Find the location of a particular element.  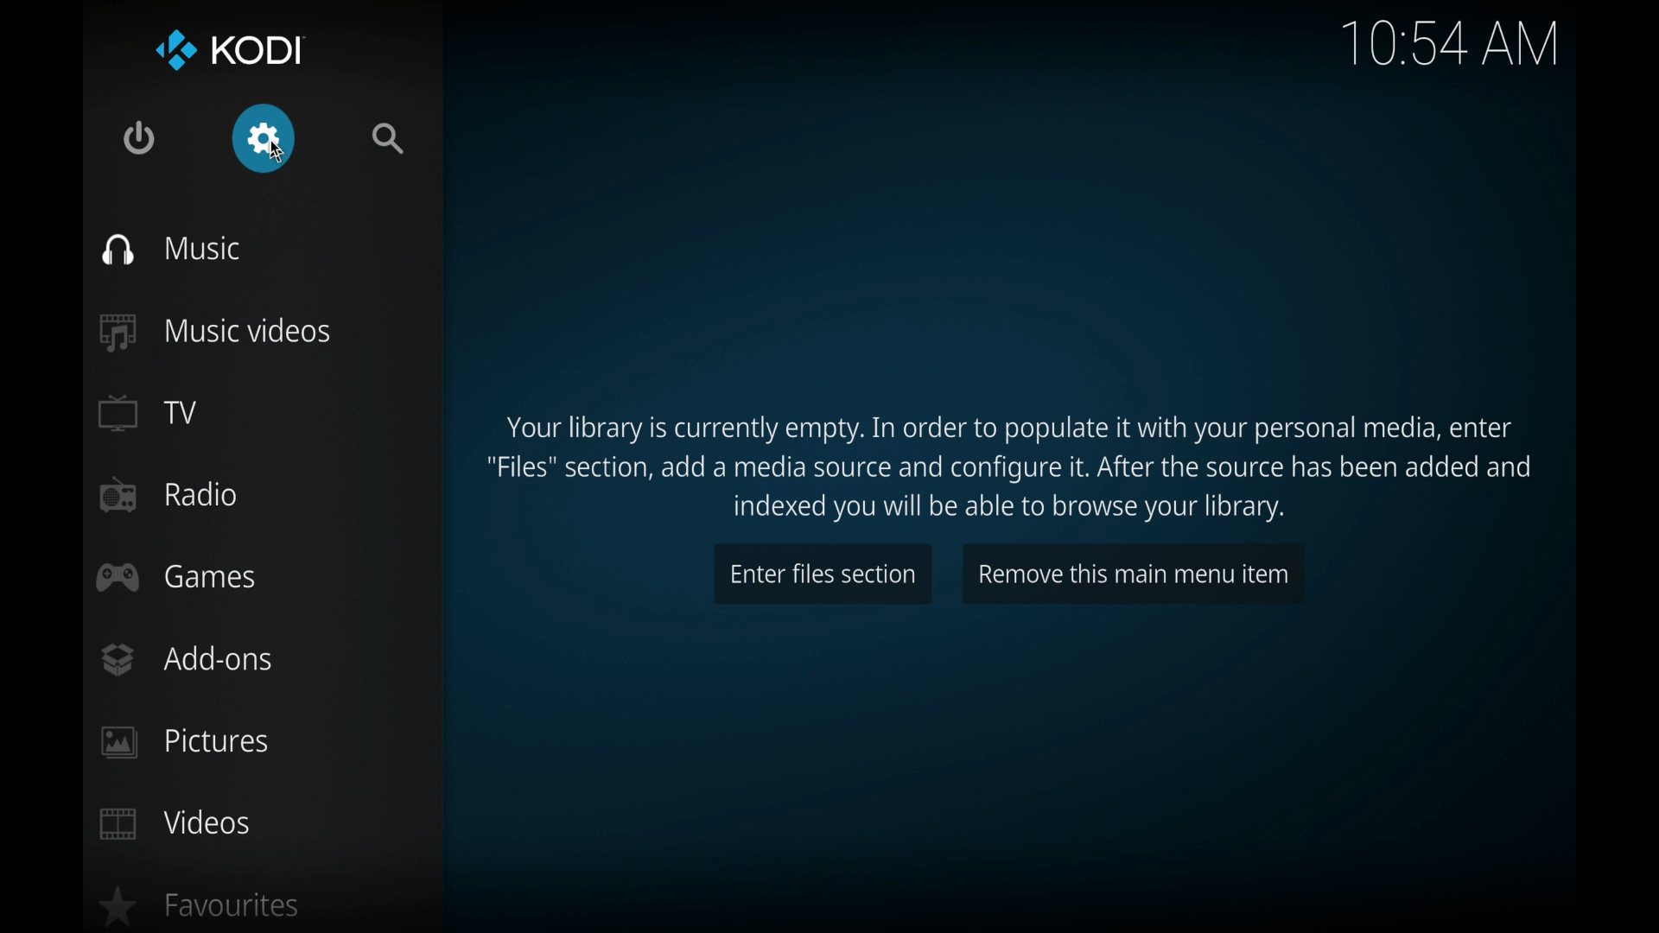

enter files  section is located at coordinates (821, 573).